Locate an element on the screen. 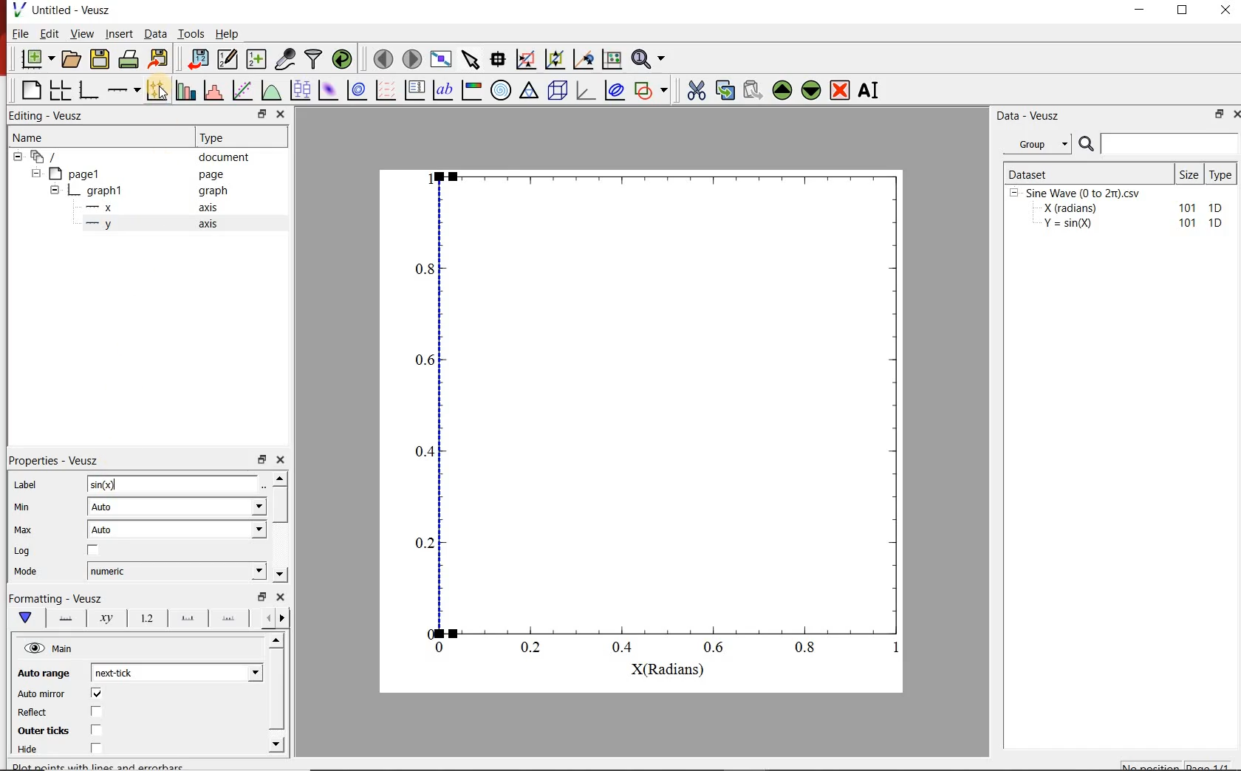 This screenshot has width=1241, height=771. cut is located at coordinates (697, 89).